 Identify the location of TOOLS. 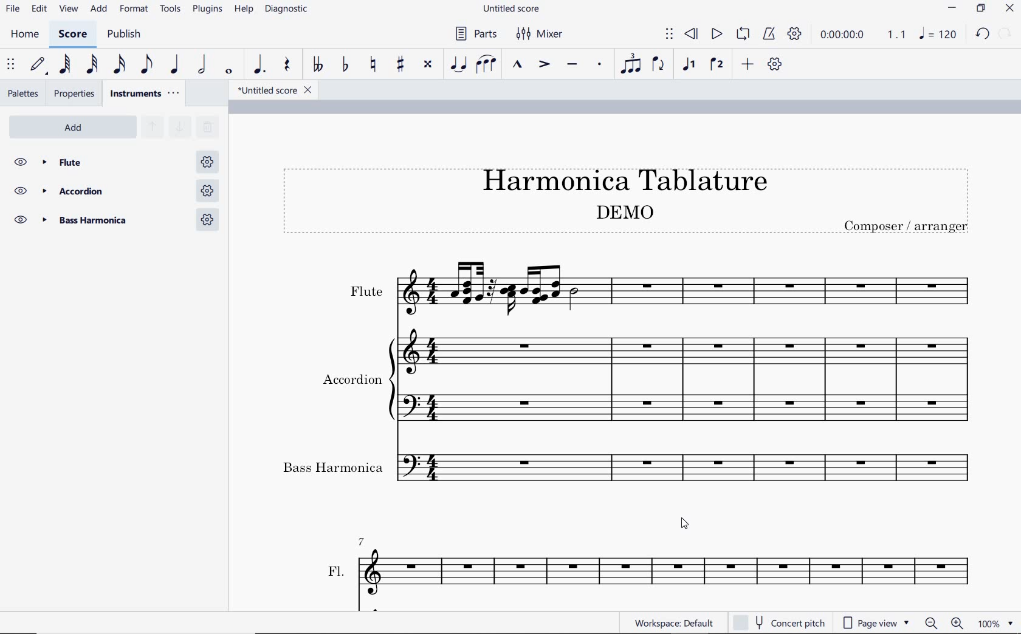
(171, 9).